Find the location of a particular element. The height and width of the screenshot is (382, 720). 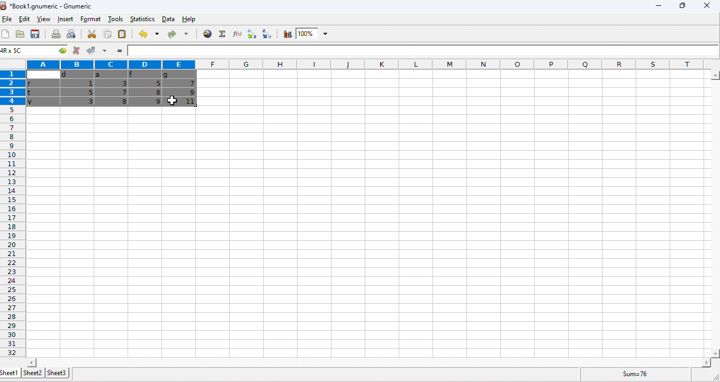

cursor movement is located at coordinates (174, 101).